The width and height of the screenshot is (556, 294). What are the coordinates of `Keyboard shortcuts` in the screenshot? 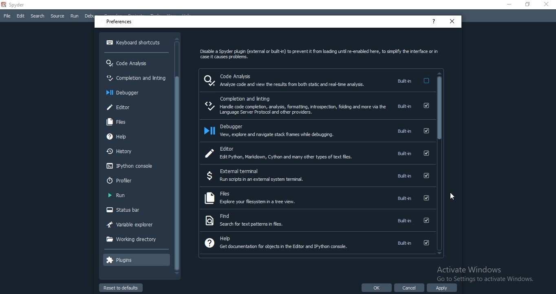 It's located at (135, 43).